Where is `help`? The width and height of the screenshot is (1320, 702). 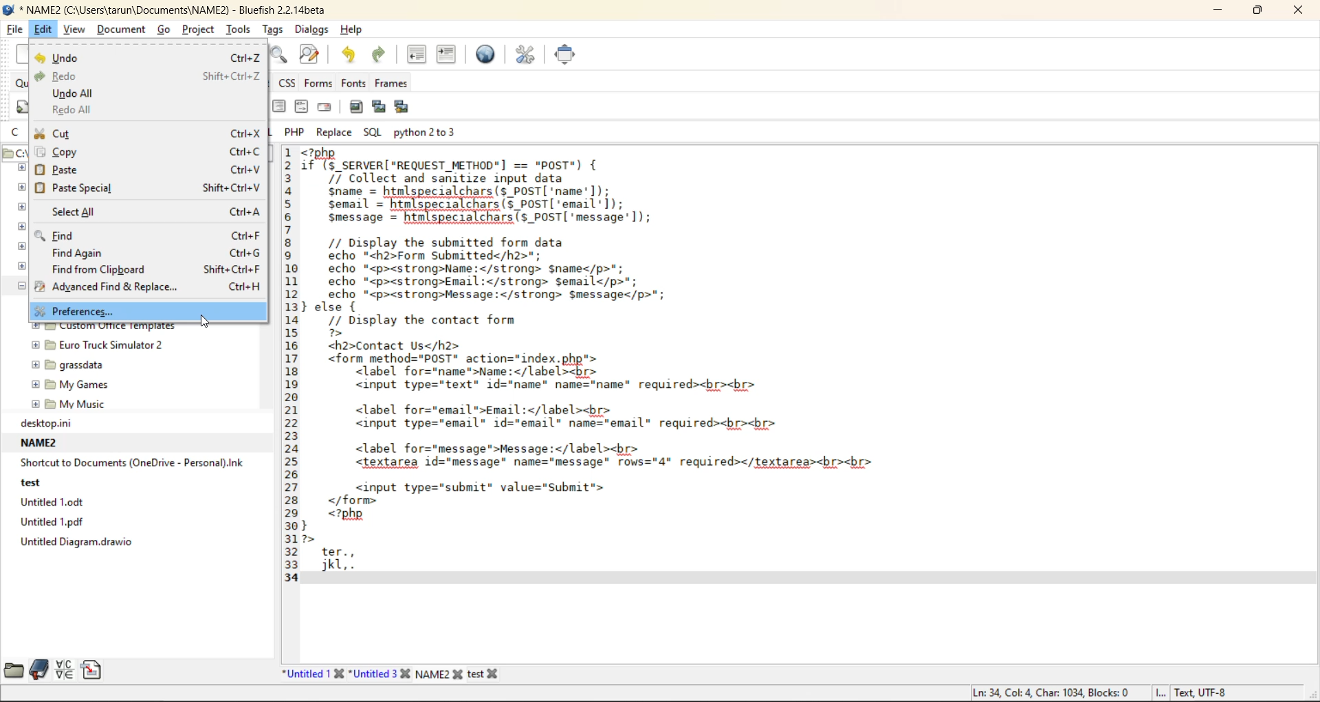 help is located at coordinates (353, 32).